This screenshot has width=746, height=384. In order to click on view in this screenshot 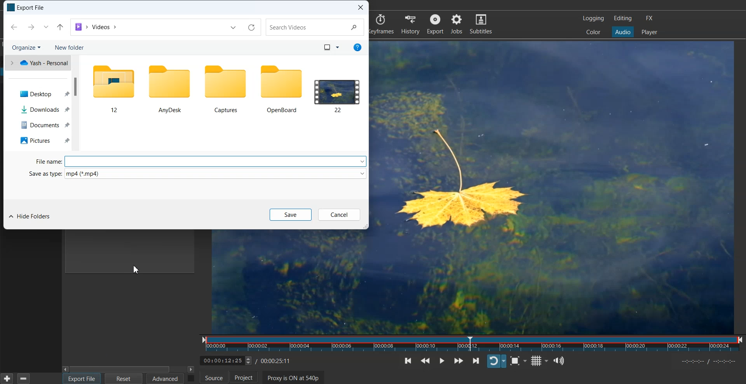, I will do `click(329, 47)`.